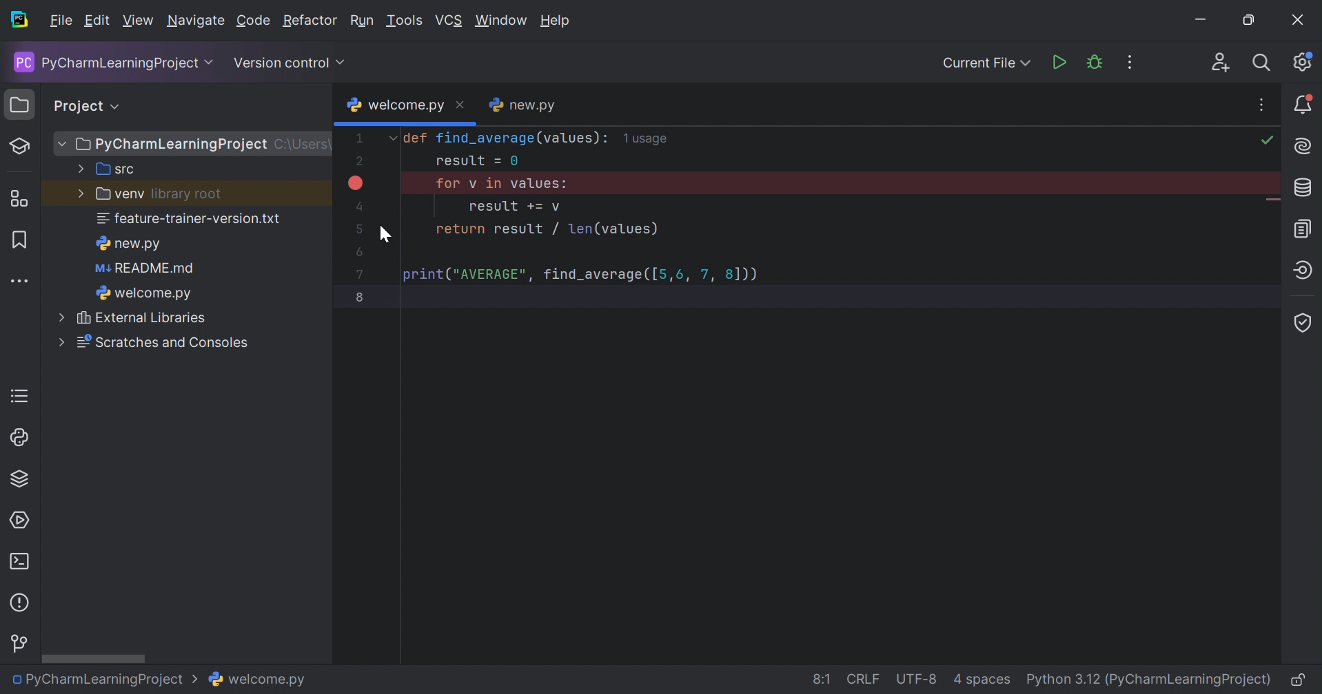 The height and width of the screenshot is (694, 1322). I want to click on Current Fil, so click(986, 65).